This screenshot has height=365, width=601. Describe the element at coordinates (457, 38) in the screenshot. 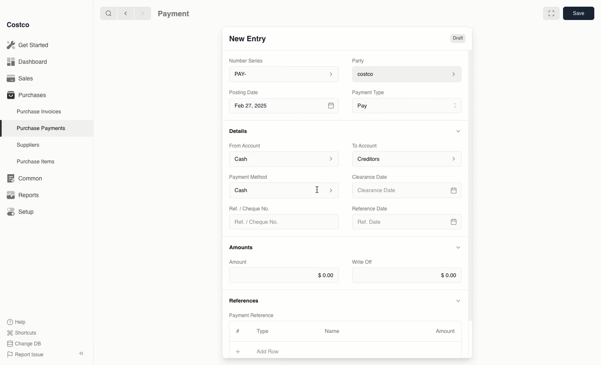

I see `Draft` at that location.